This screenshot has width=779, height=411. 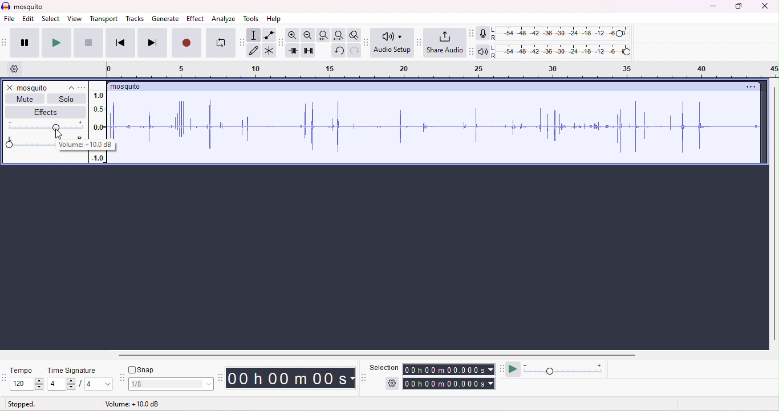 I want to click on selection options, so click(x=392, y=383).